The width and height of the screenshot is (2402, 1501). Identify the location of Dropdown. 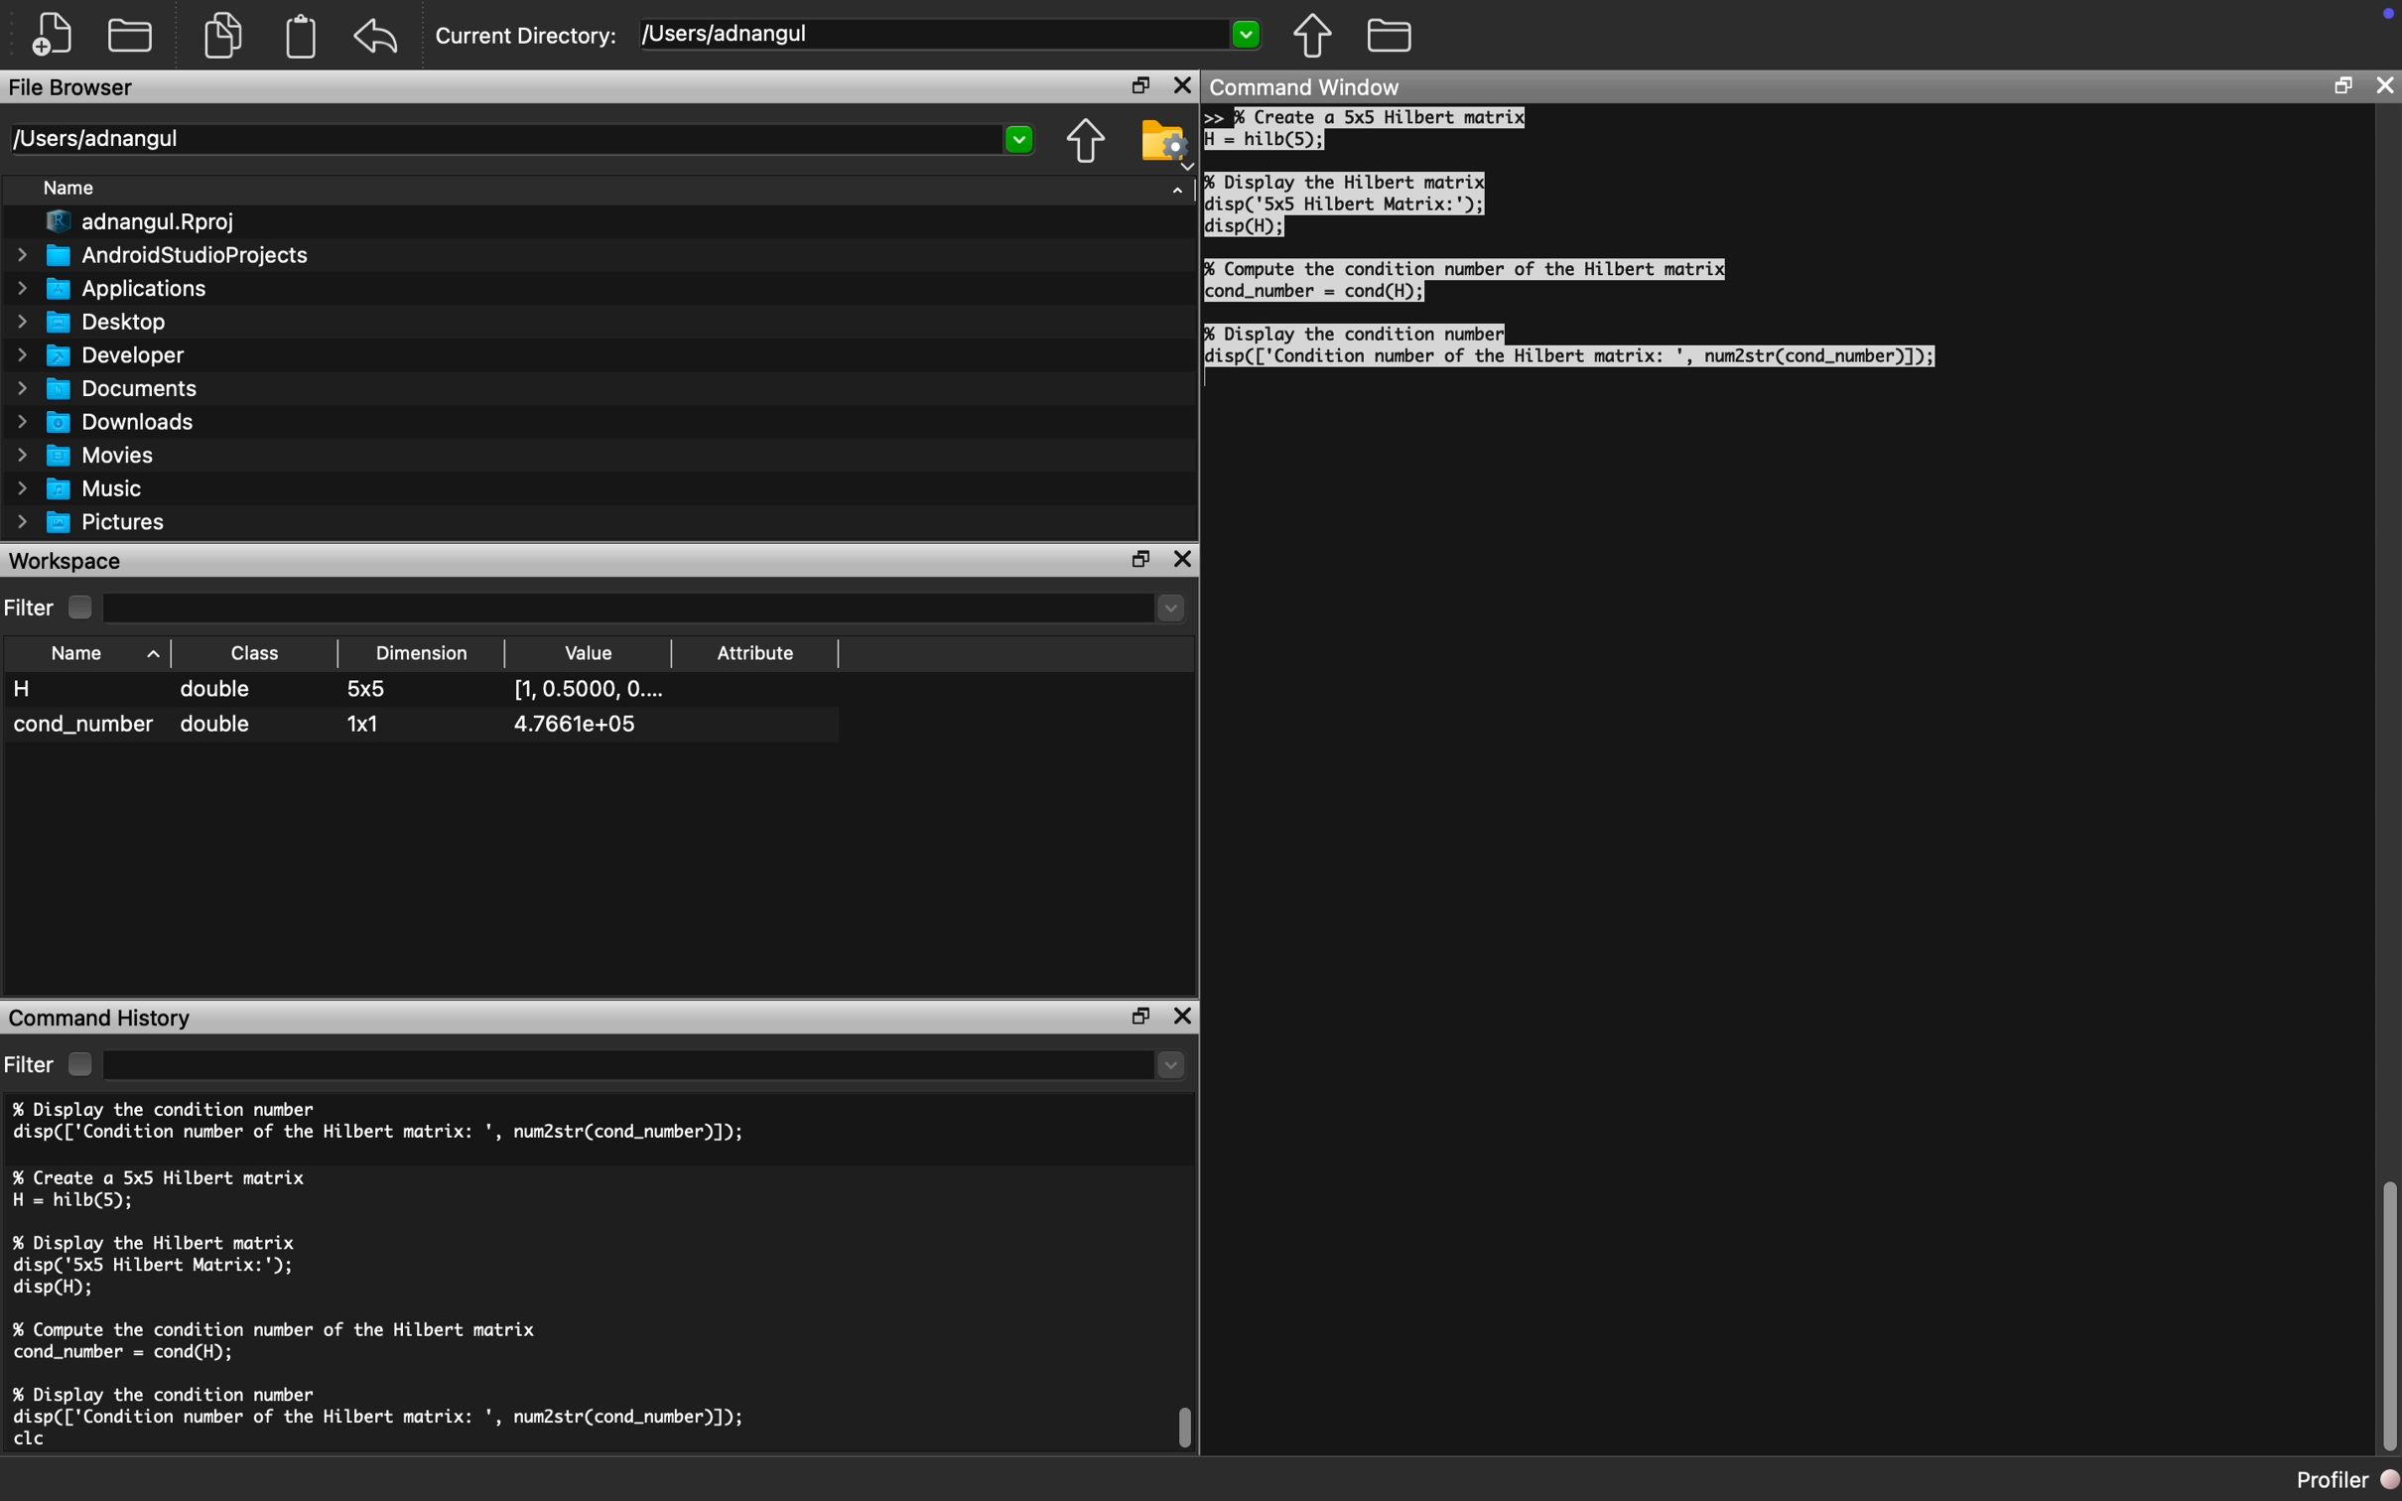
(643, 611).